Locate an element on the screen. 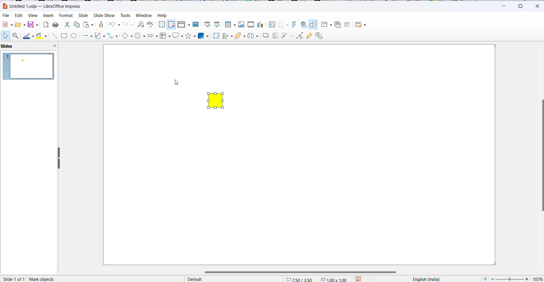 This screenshot has height=282, width=544. paste options is located at coordinates (88, 25).